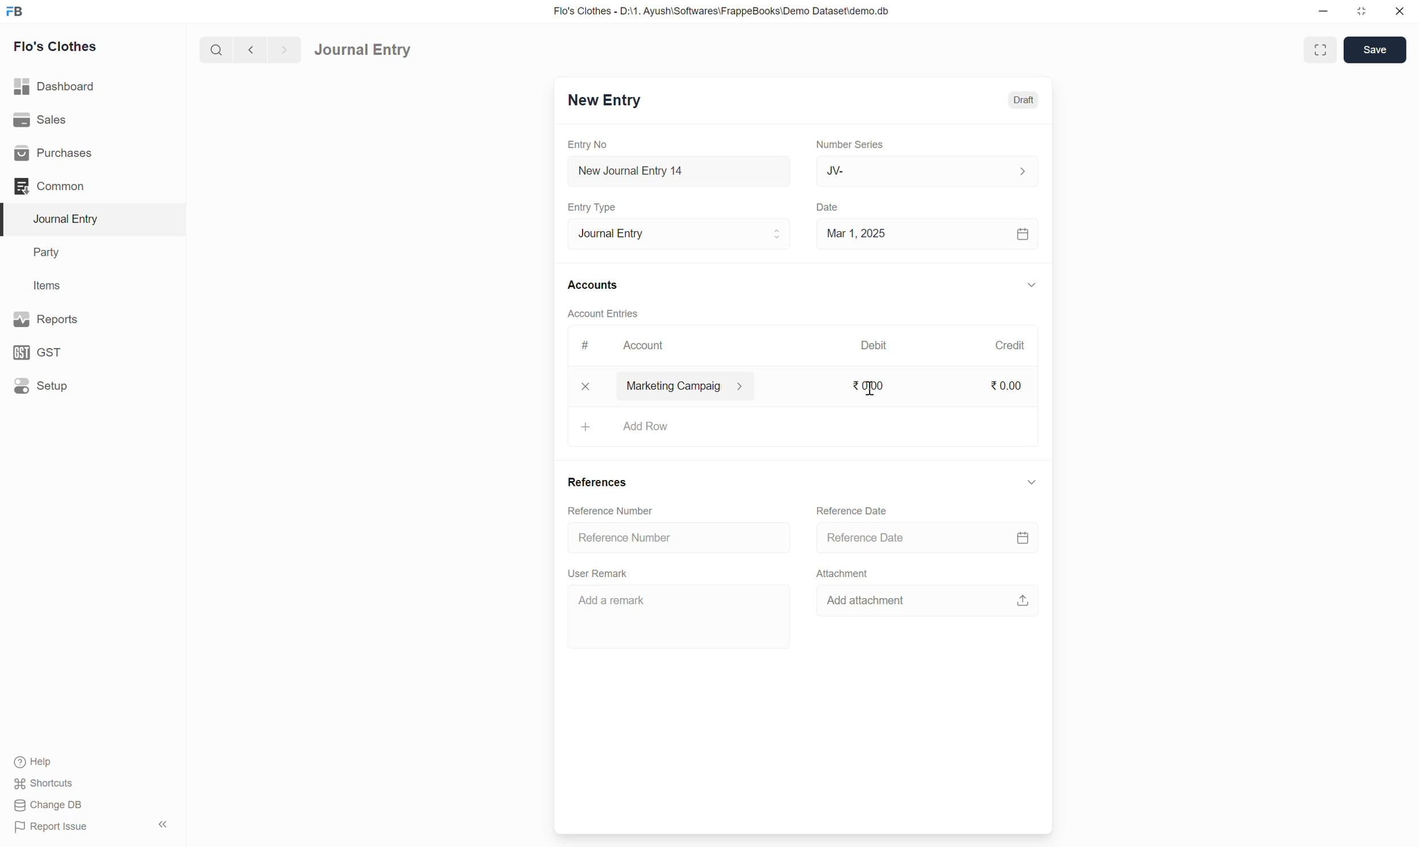 This screenshot has width=1419, height=847. Describe the element at coordinates (39, 118) in the screenshot. I see `Sales` at that location.